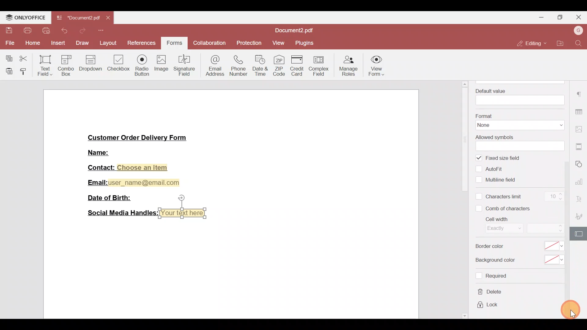  I want to click on Working area, so click(229, 269).